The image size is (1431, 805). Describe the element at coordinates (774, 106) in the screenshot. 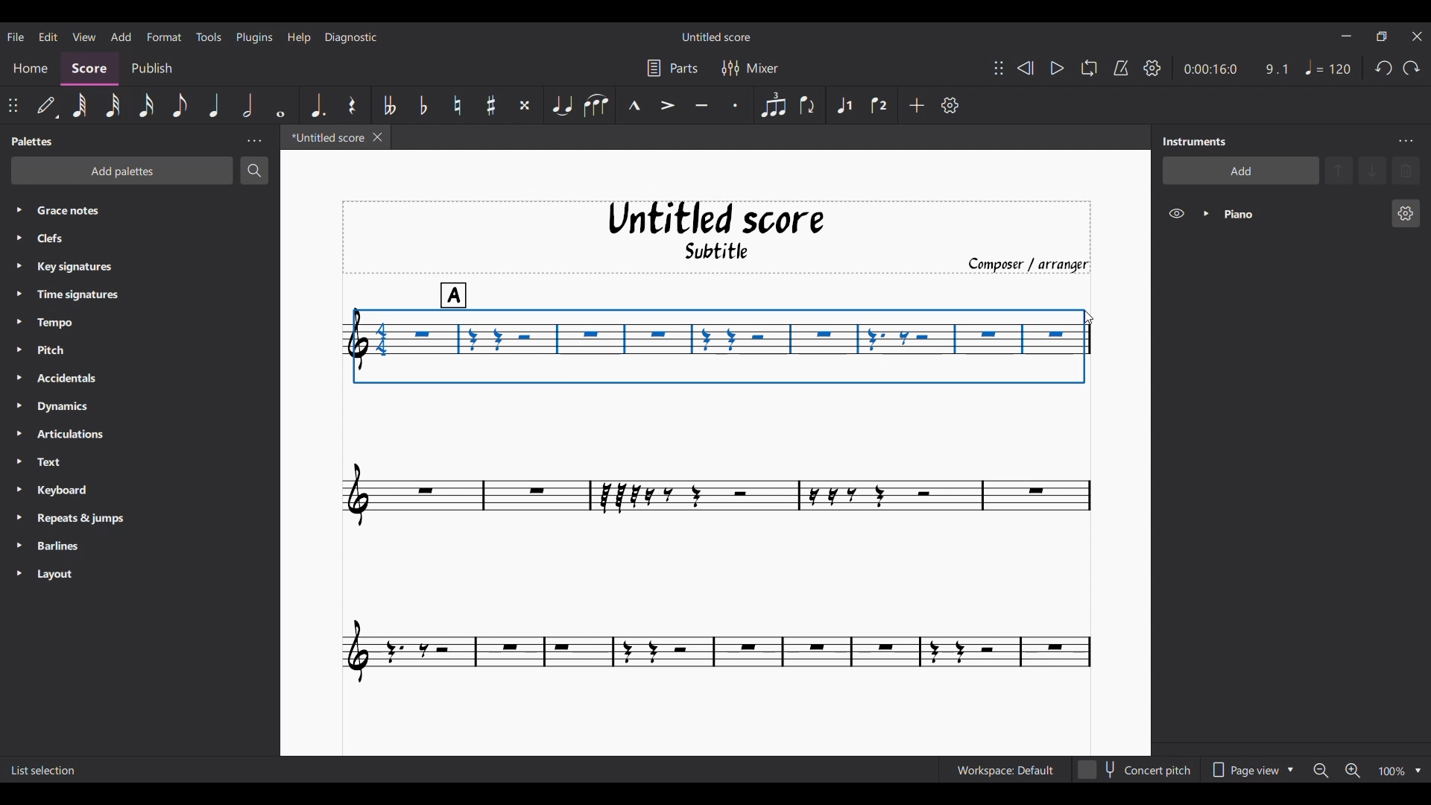

I see `Tuplet` at that location.